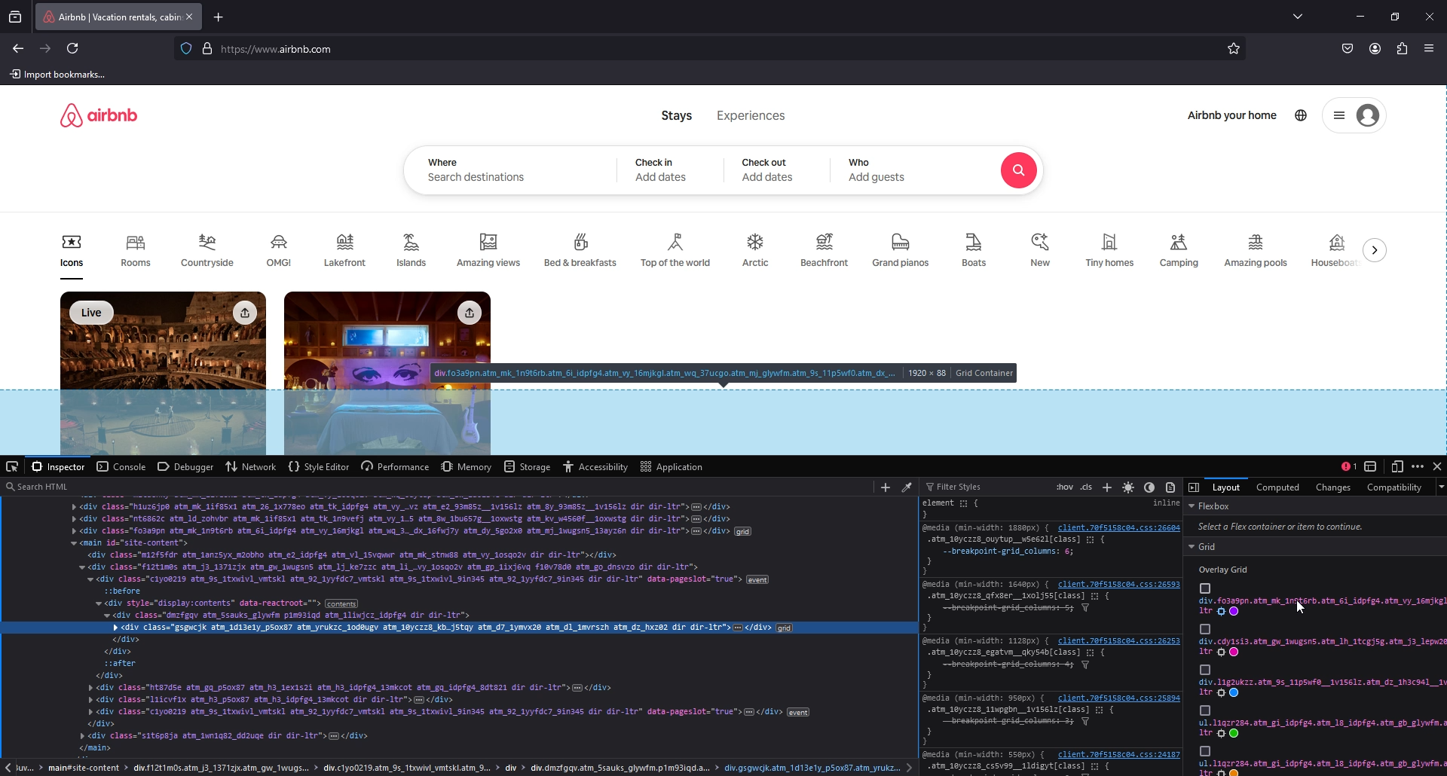 This screenshot has height=776, width=1447. What do you see at coordinates (18, 17) in the screenshot?
I see `recent browsing` at bounding box center [18, 17].